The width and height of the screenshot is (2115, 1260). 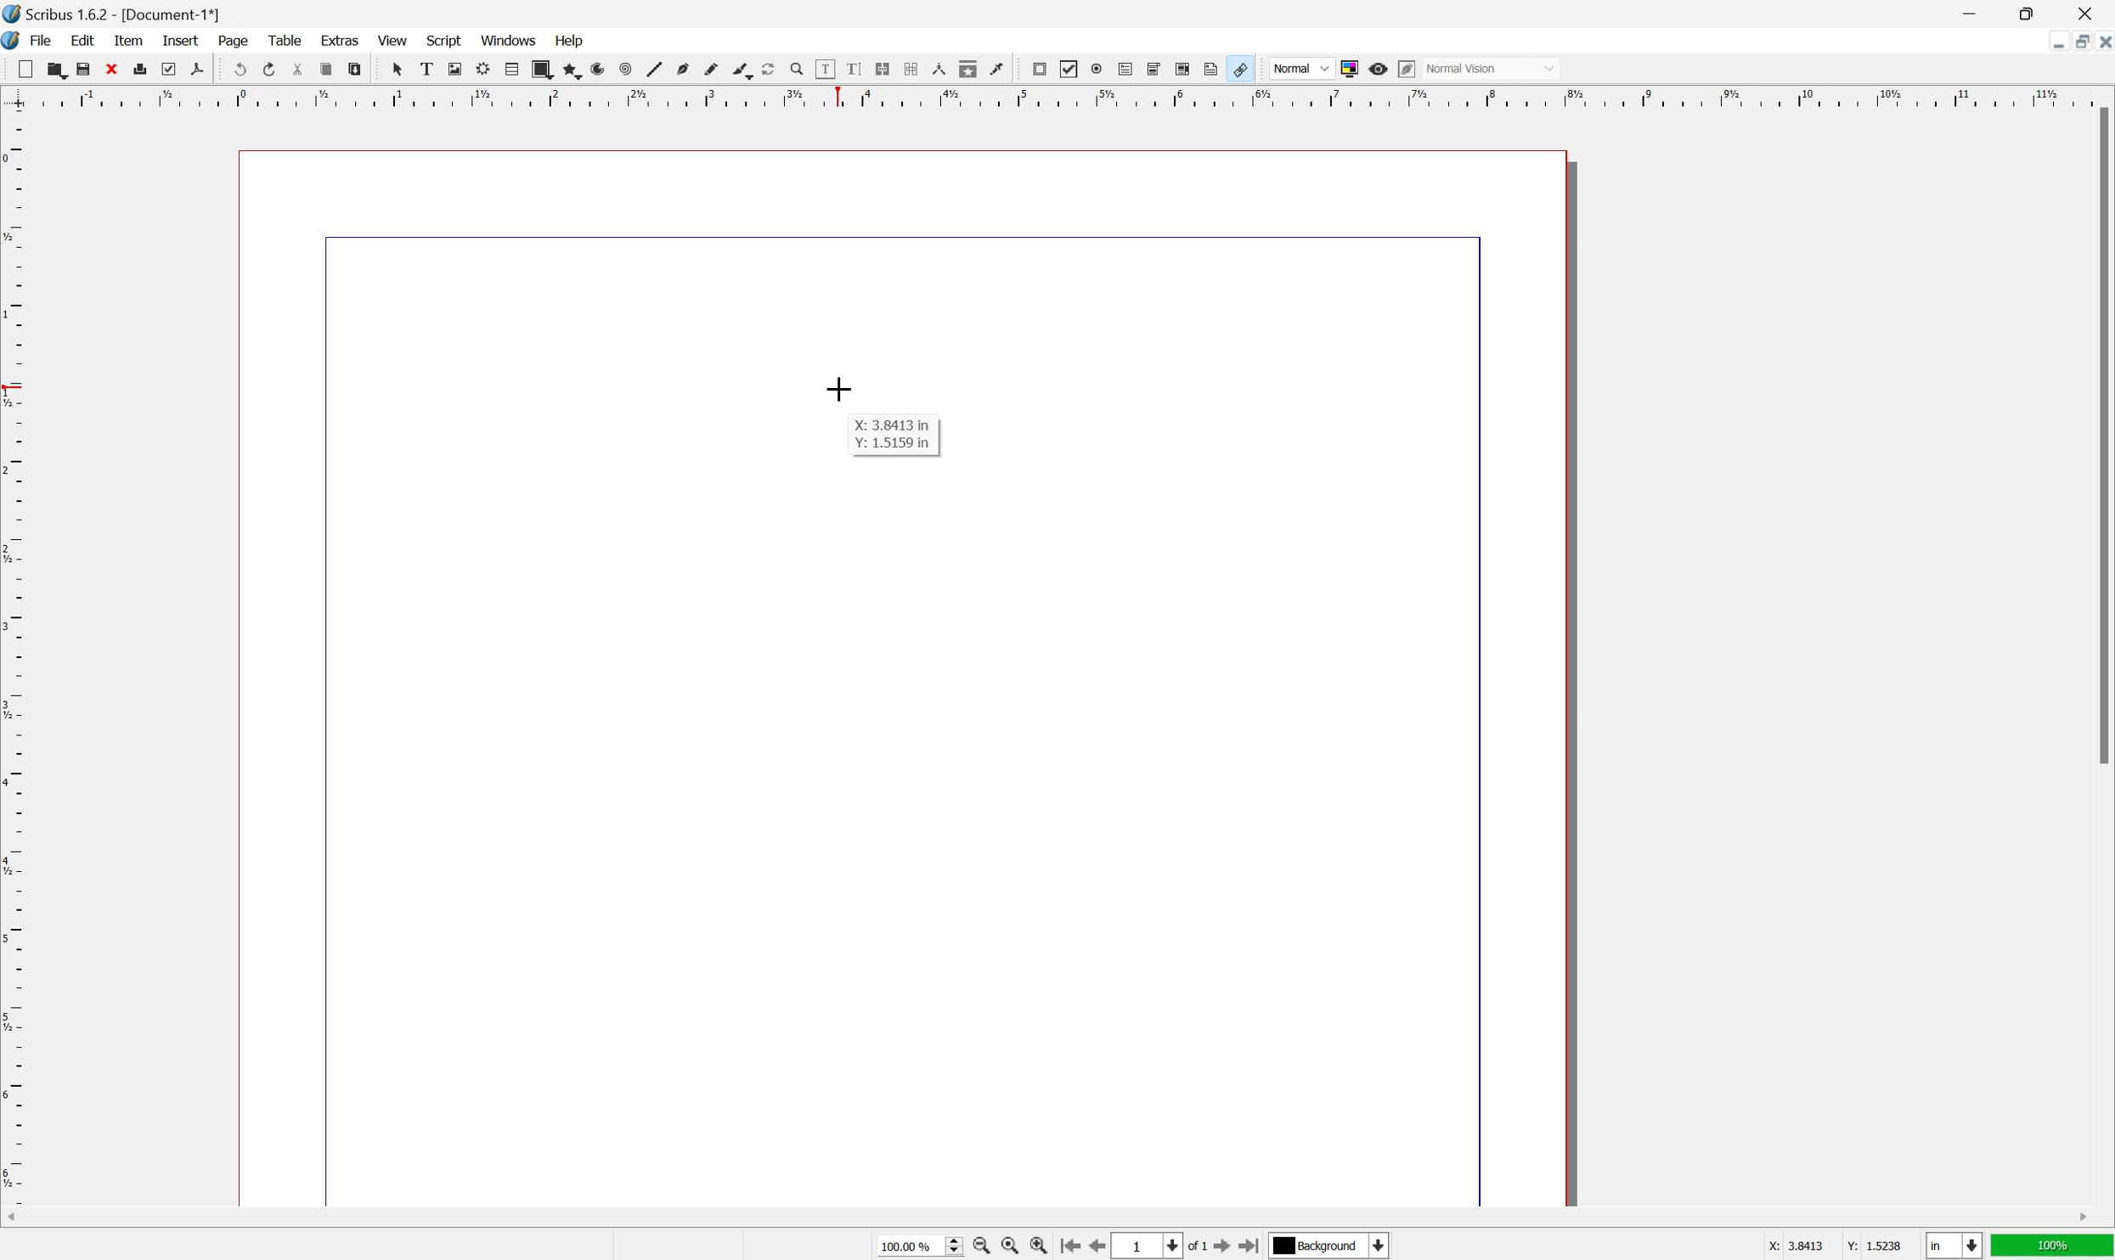 I want to click on windows, so click(x=509, y=39).